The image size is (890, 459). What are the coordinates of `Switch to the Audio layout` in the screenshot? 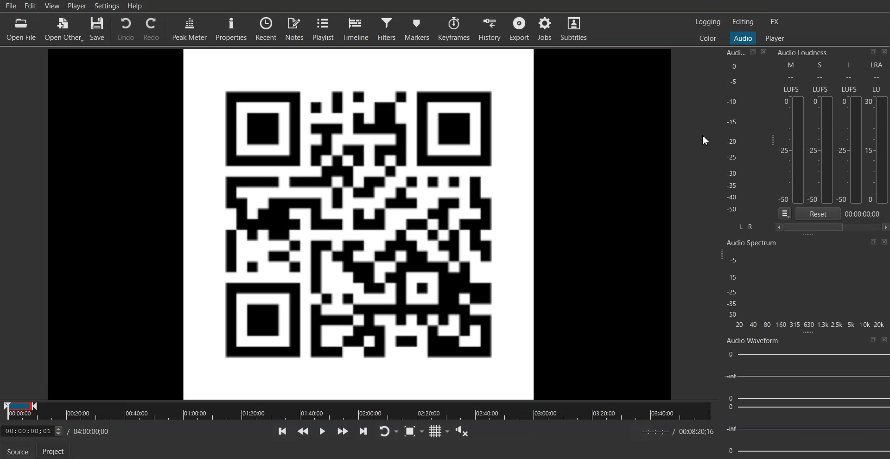 It's located at (743, 38).